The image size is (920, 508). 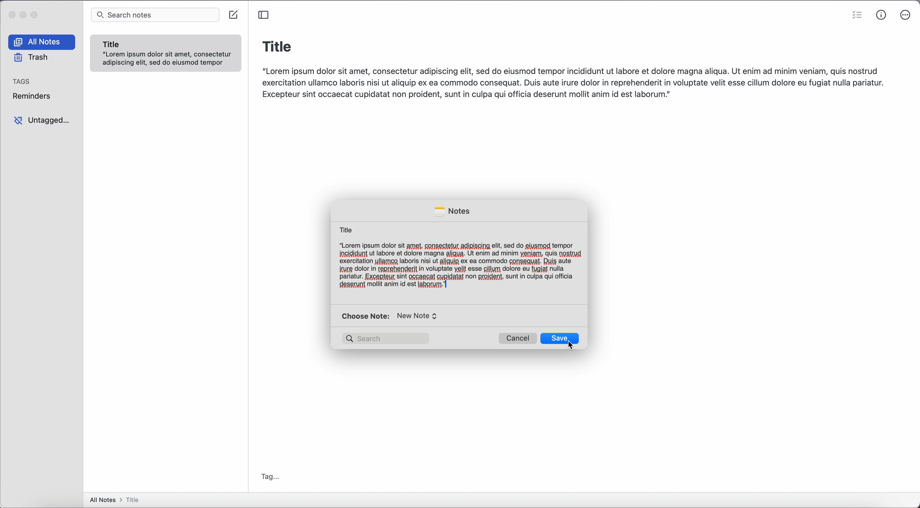 I want to click on notes, so click(x=451, y=212).